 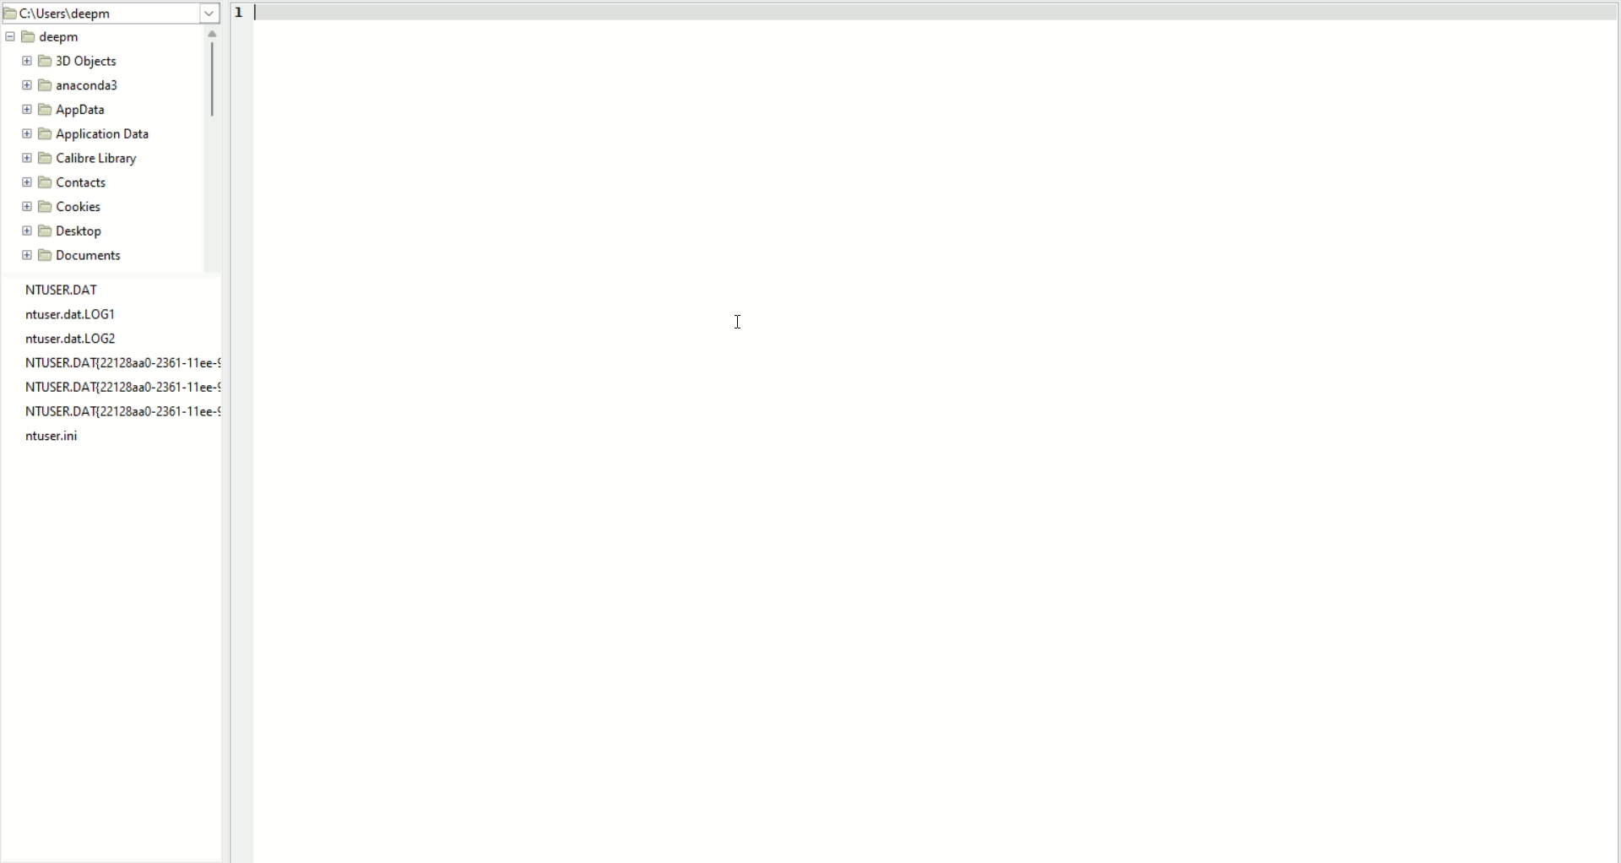 I want to click on location, so click(x=111, y=14).